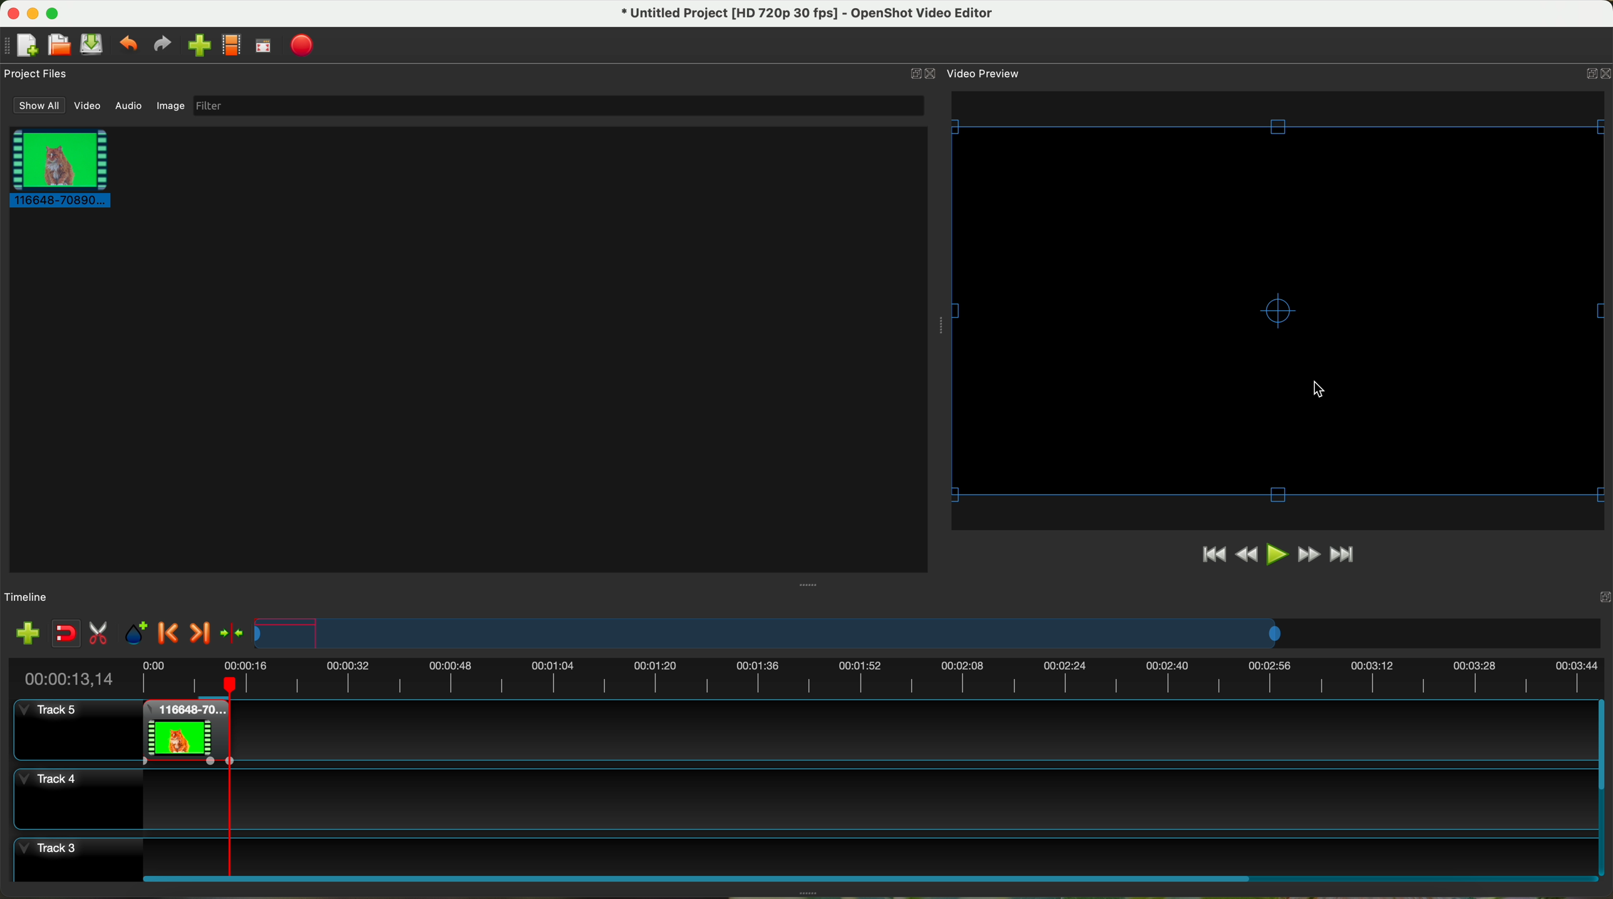 This screenshot has height=899, width=1613. Describe the element at coordinates (34, 14) in the screenshot. I see `minimize program` at that location.